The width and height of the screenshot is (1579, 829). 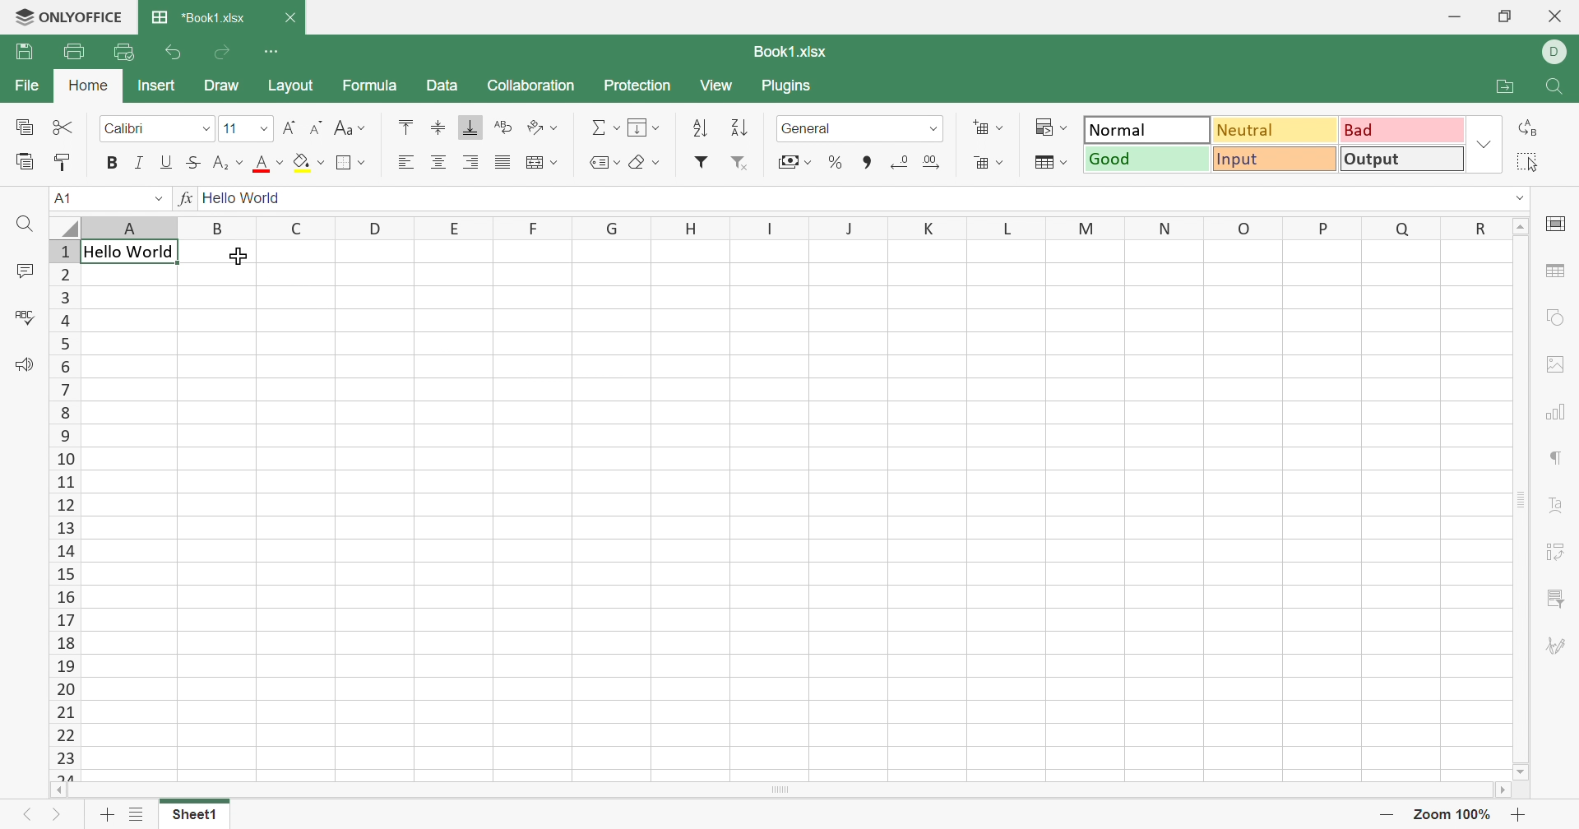 I want to click on Font color, so click(x=269, y=162).